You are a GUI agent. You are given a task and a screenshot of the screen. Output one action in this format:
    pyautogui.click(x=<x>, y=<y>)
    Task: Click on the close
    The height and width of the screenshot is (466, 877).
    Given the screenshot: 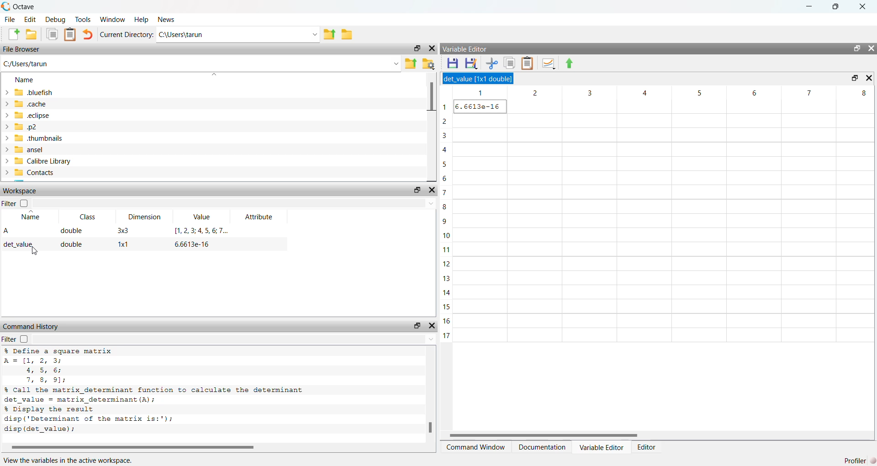 What is the action you would take?
    pyautogui.click(x=862, y=7)
    